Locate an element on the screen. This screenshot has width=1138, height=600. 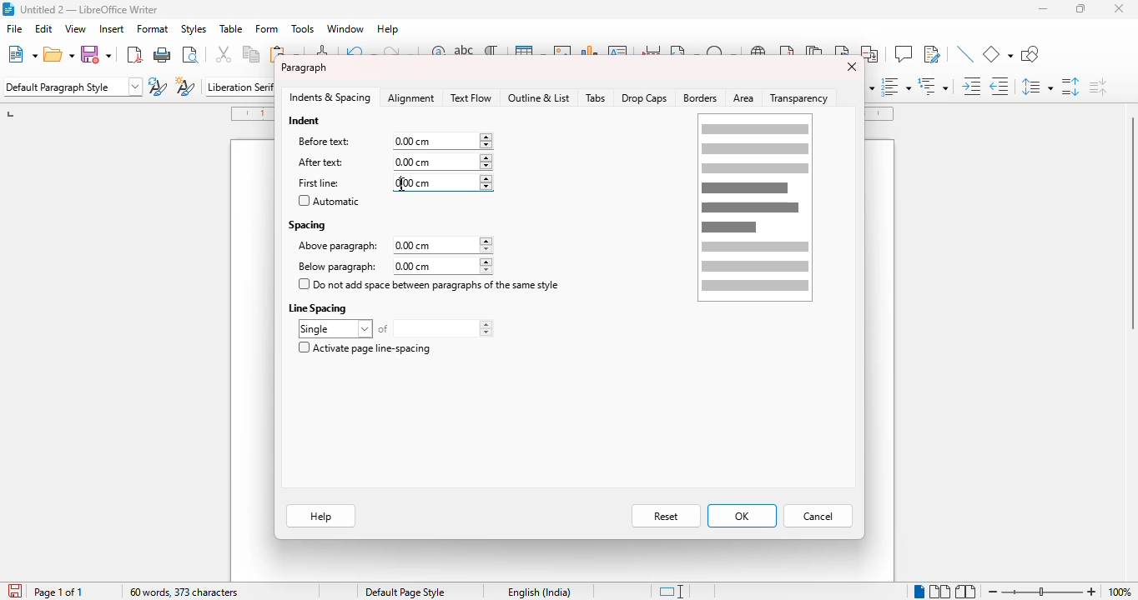
after text: 0.00 cm is located at coordinates (390, 162).